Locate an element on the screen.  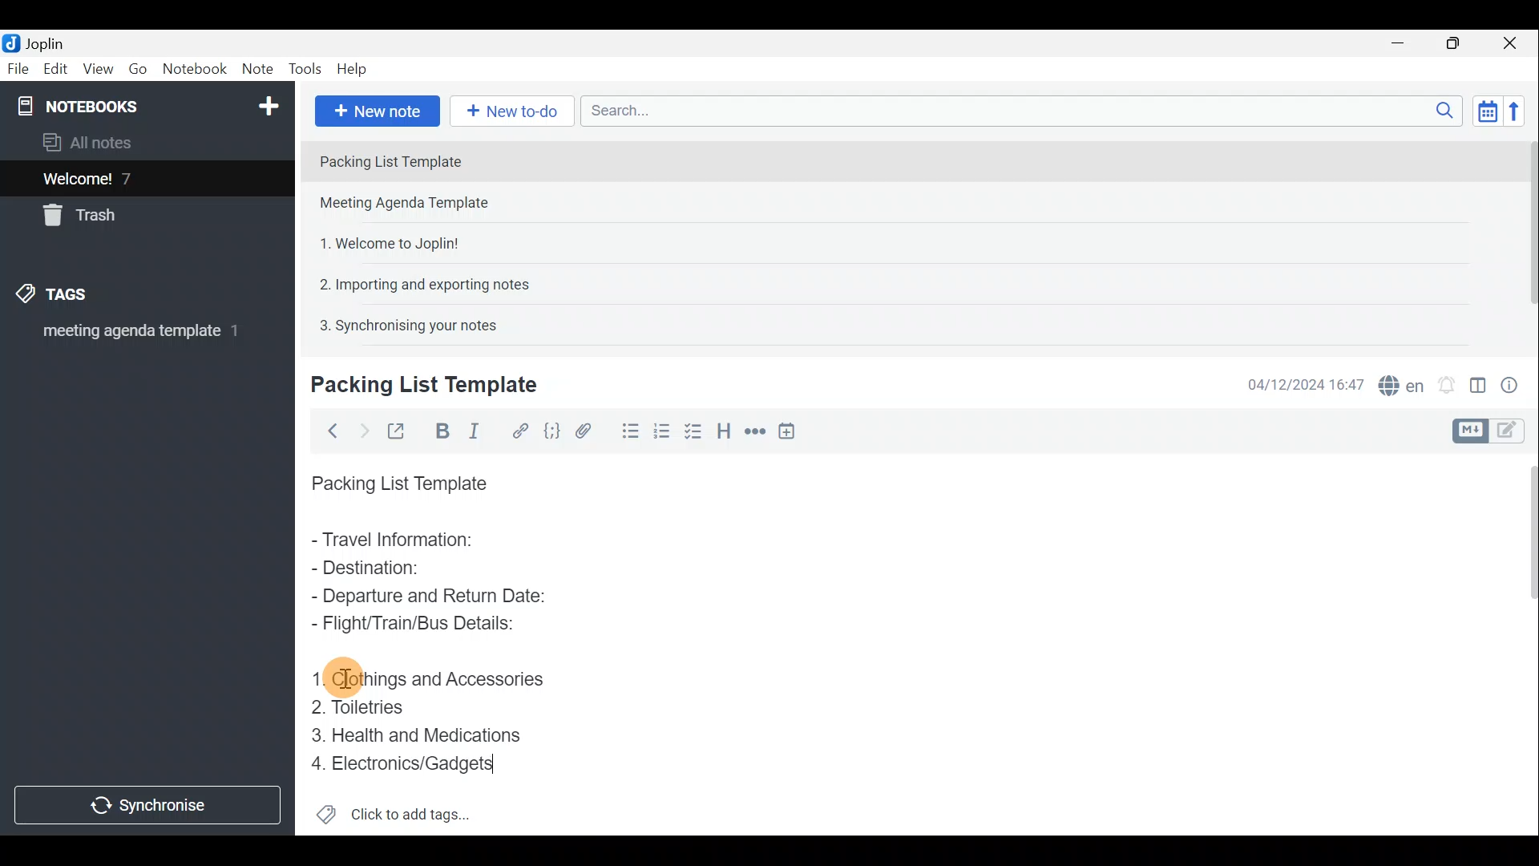
New to-do is located at coordinates (513, 111).